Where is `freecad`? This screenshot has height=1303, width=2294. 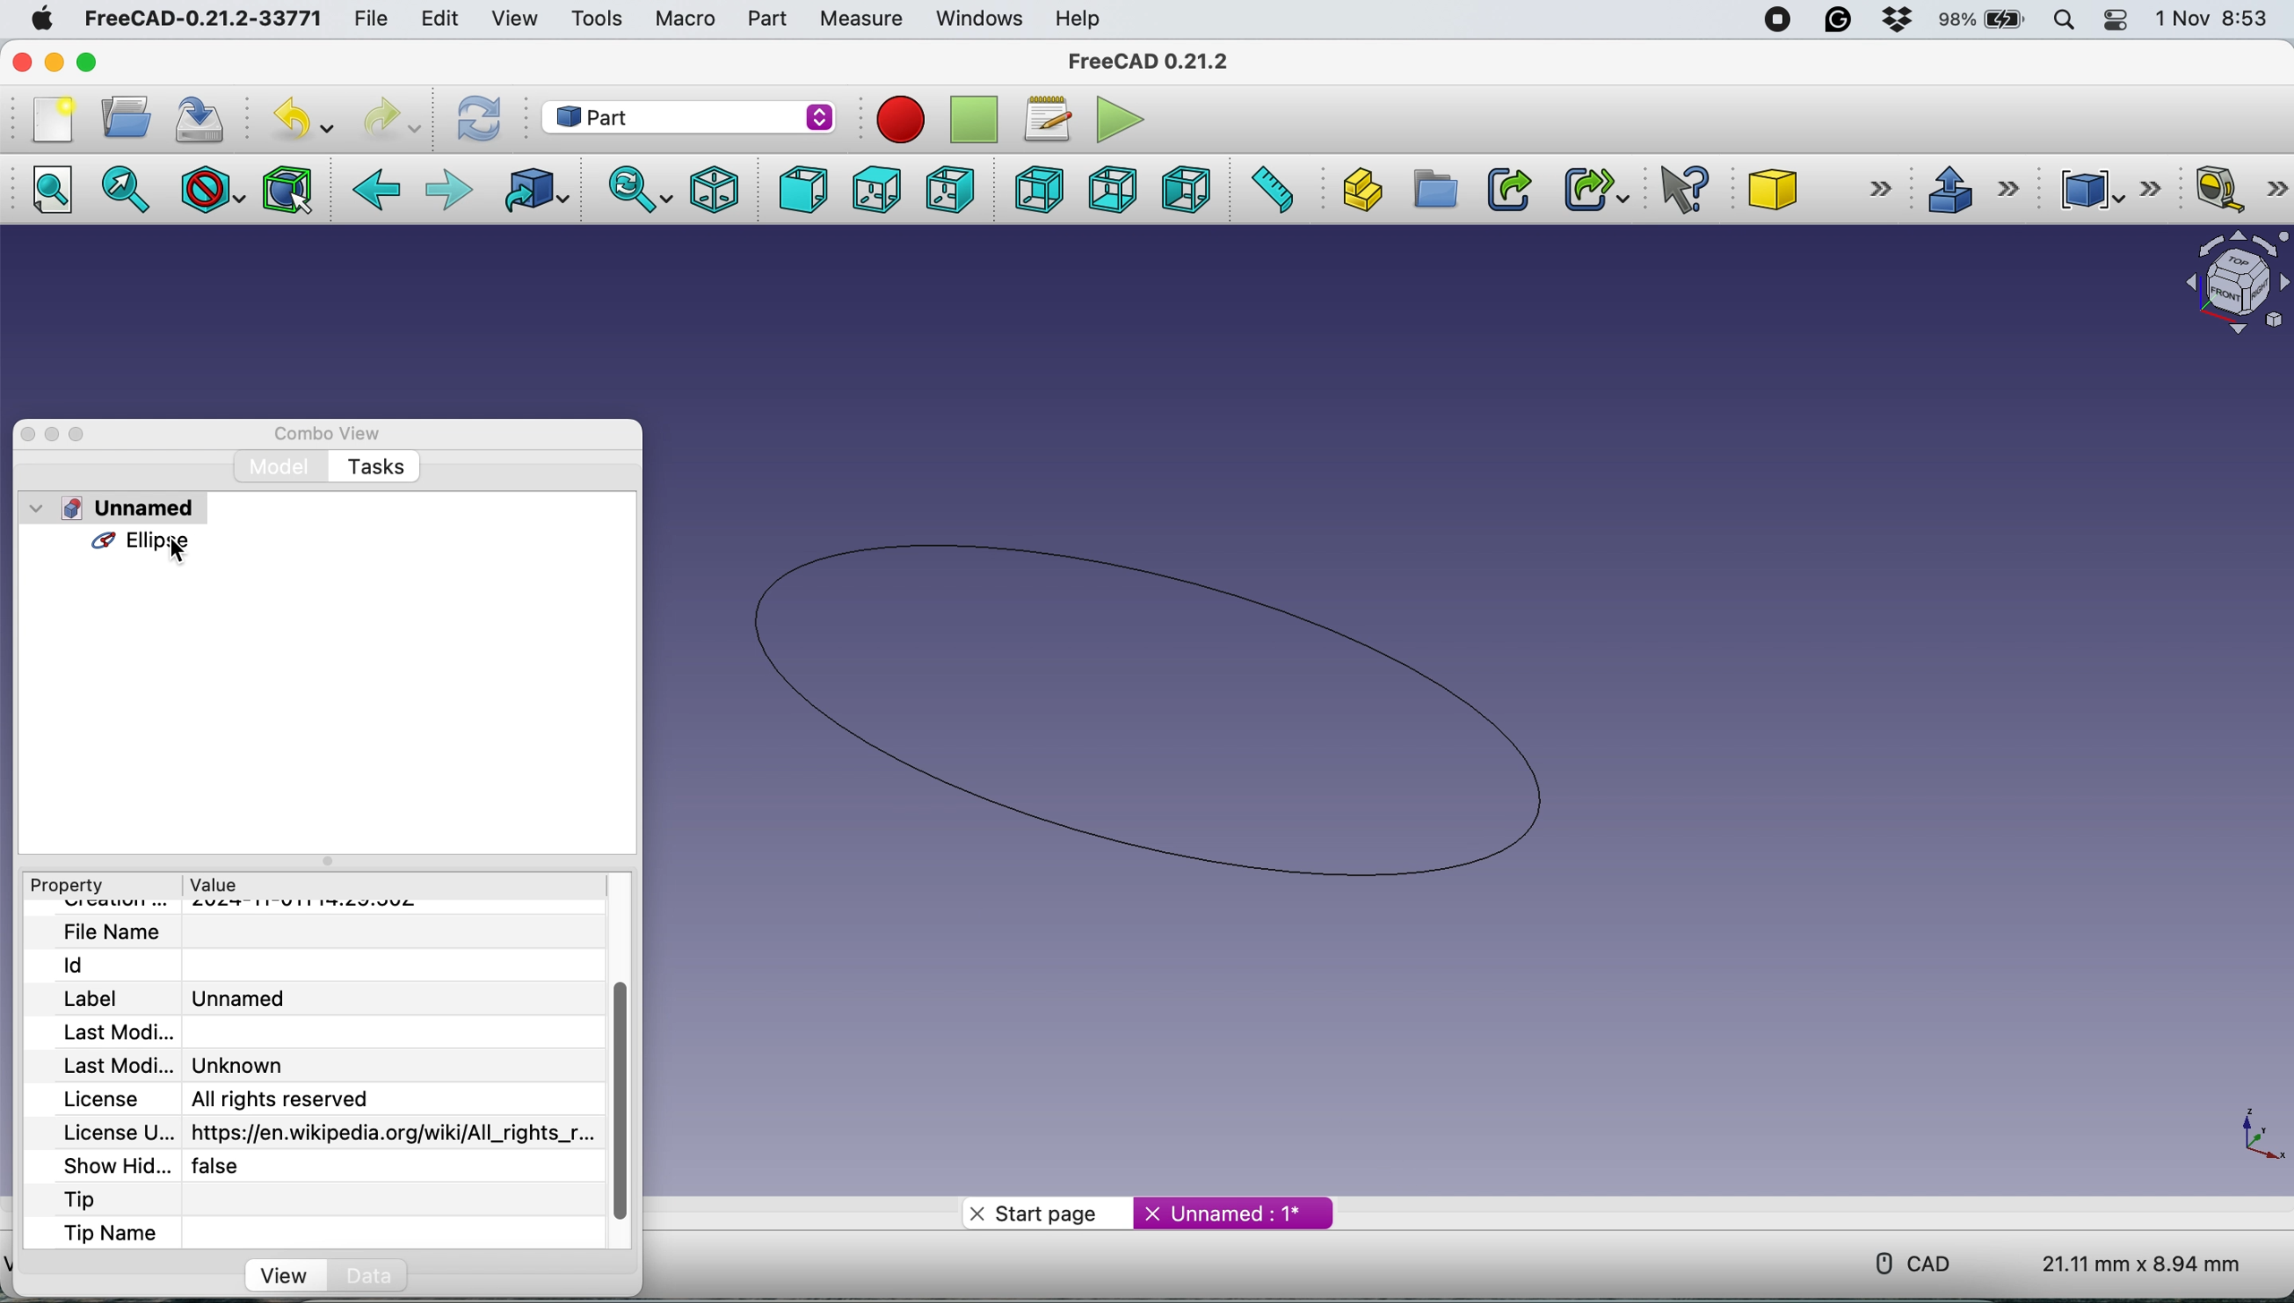
freecad is located at coordinates (200, 20).